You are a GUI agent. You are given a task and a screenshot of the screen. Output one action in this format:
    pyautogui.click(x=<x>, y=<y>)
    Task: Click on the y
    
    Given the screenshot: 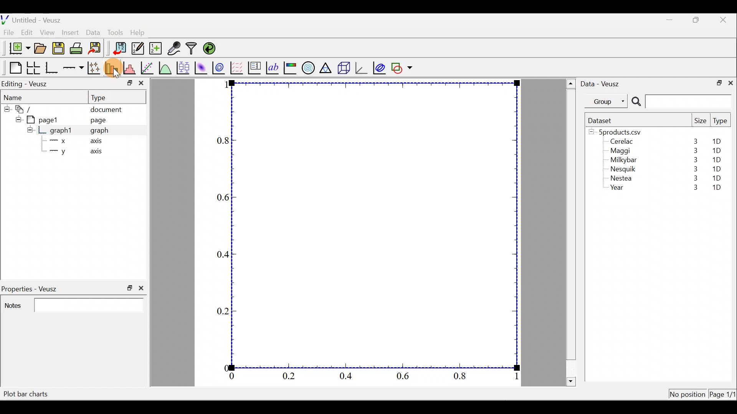 What is the action you would take?
    pyautogui.click(x=58, y=152)
    